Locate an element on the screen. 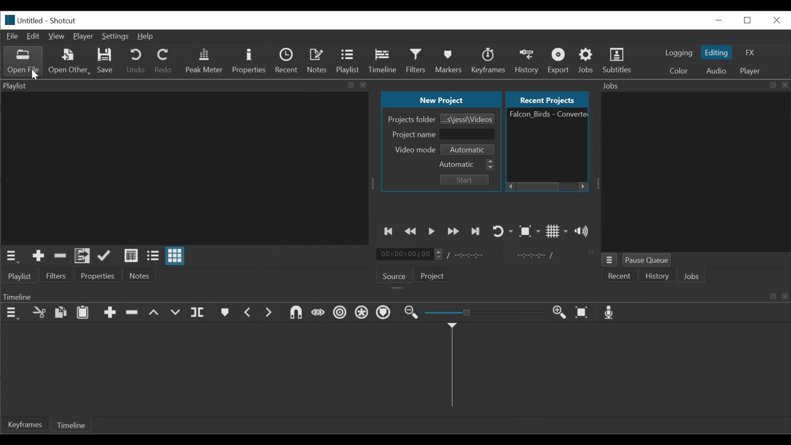  Audio is located at coordinates (717, 71).